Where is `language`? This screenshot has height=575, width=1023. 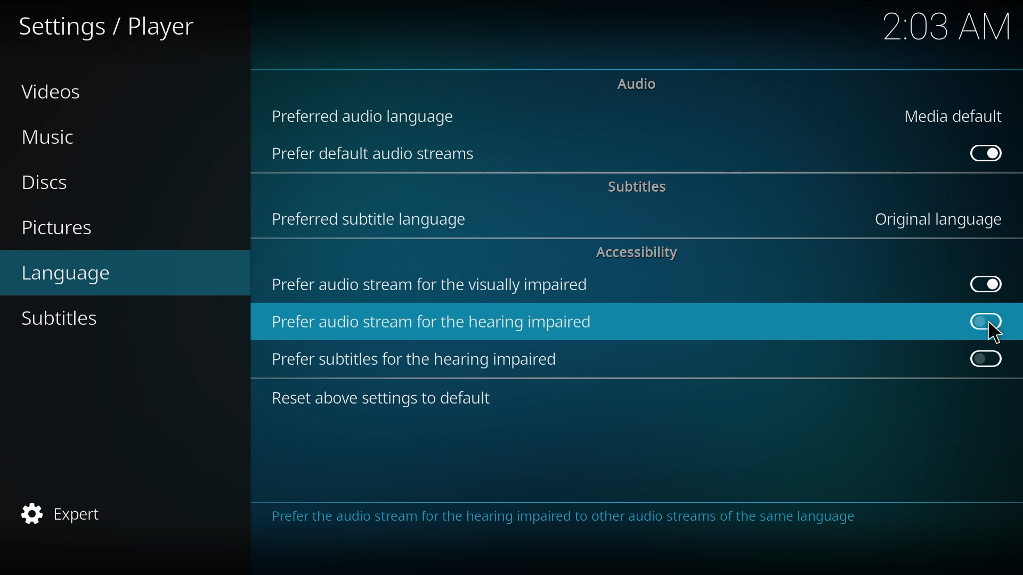 language is located at coordinates (69, 275).